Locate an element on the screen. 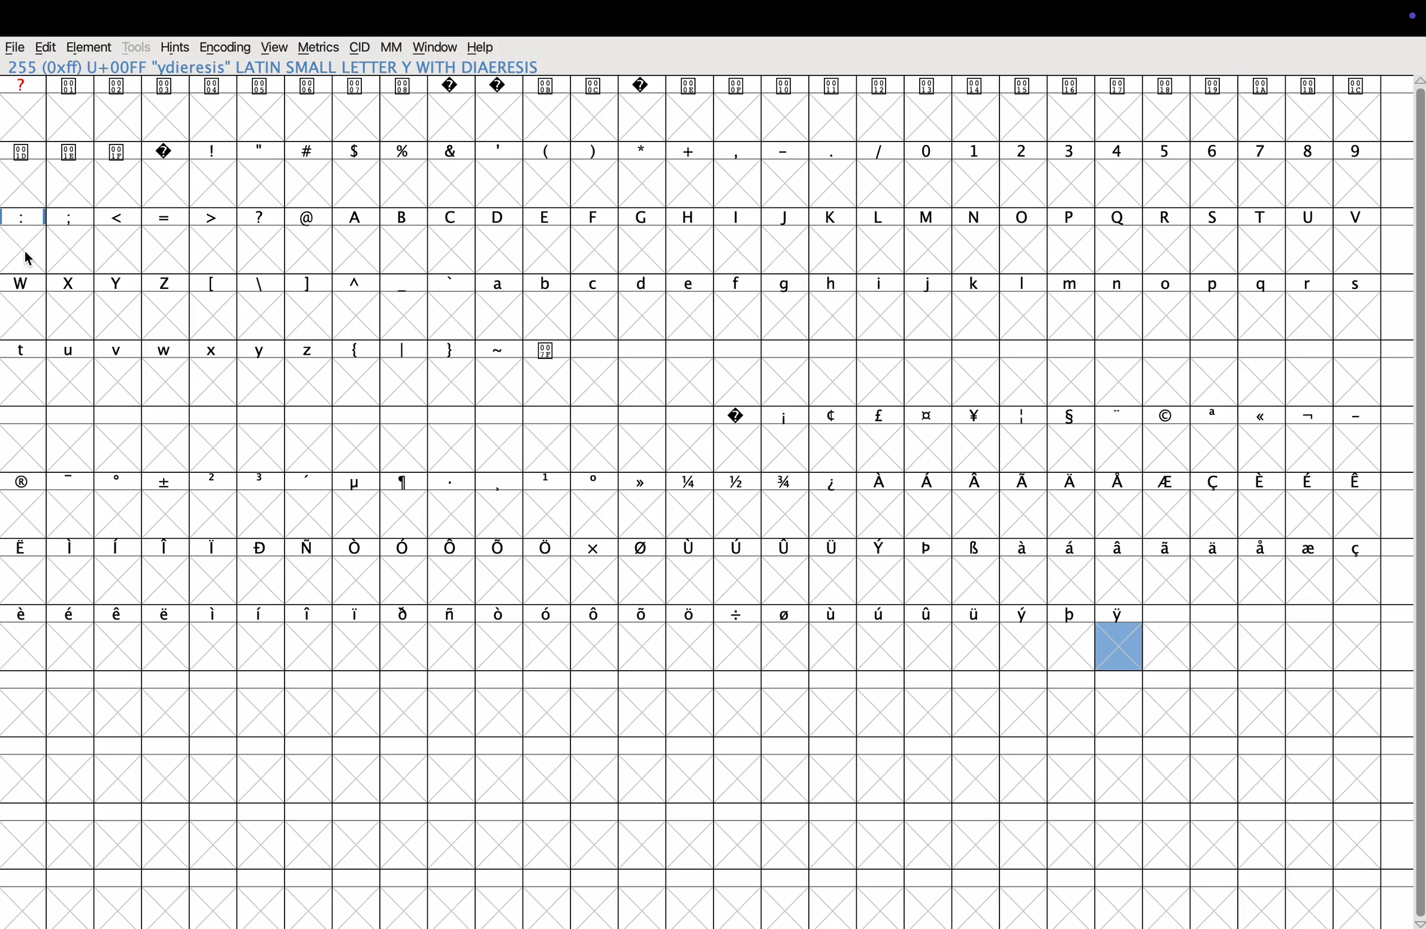 The height and width of the screenshot is (929, 1426). h is located at coordinates (833, 307).